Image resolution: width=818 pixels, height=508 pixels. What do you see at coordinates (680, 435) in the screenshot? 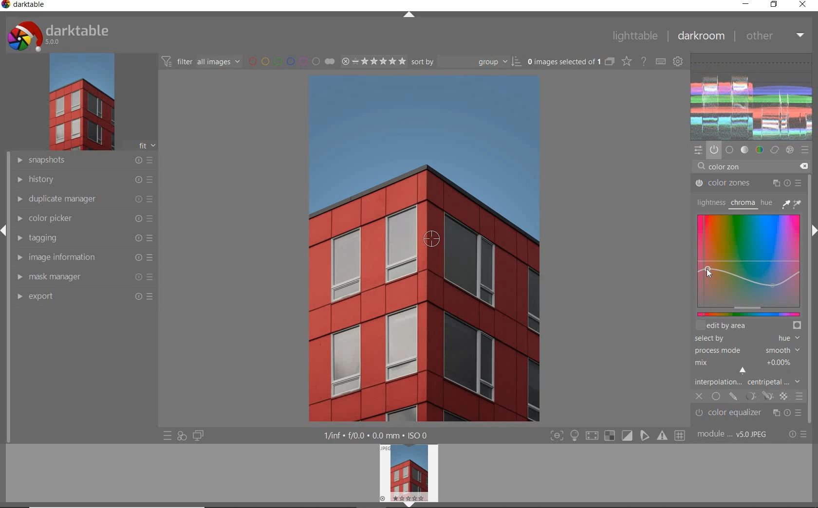
I see `grid overlay` at bounding box center [680, 435].